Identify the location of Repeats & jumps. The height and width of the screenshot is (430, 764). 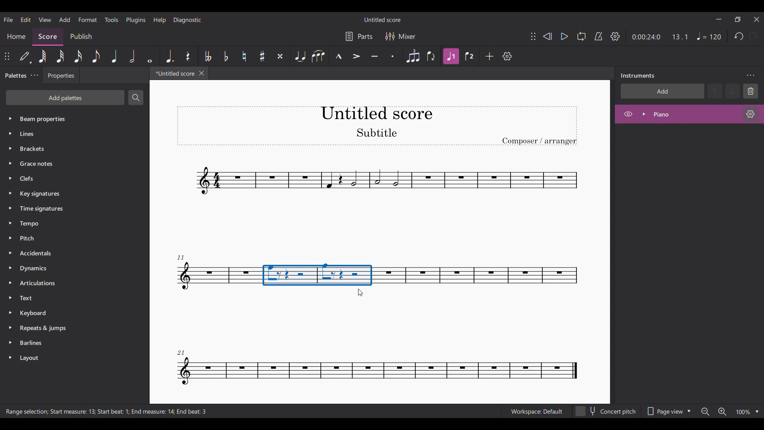
(68, 328).